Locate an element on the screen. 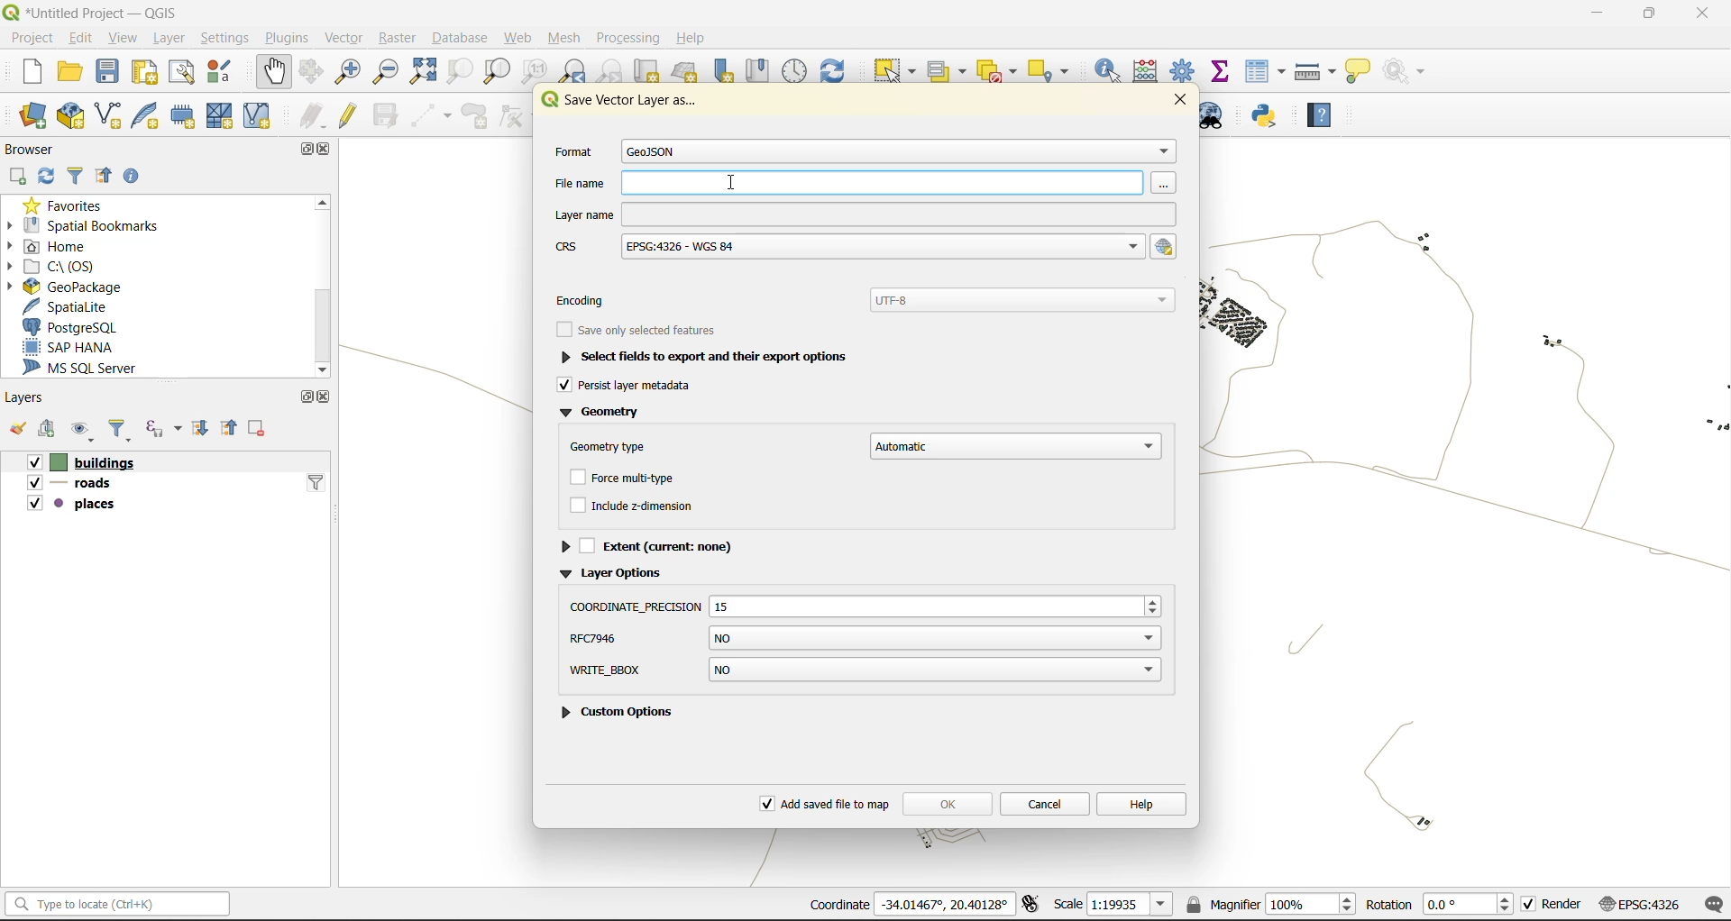 The height and width of the screenshot is (921, 1731). geometry type is located at coordinates (864, 444).